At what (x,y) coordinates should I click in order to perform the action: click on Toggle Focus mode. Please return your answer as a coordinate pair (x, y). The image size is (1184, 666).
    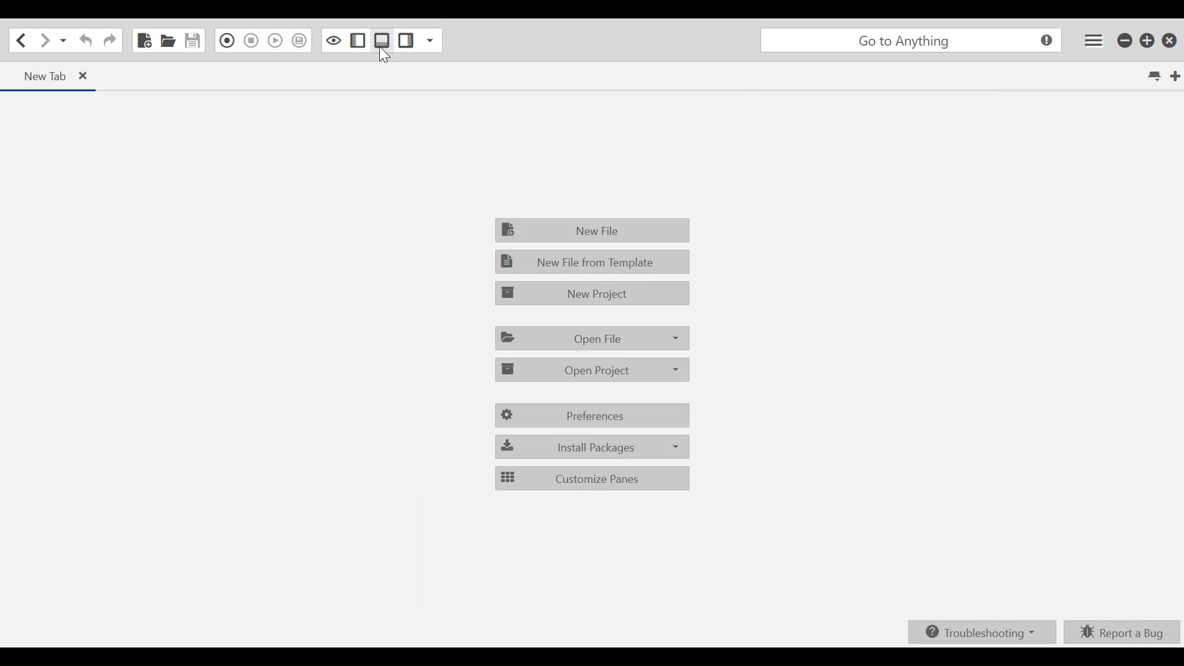
    Looking at the image, I should click on (334, 41).